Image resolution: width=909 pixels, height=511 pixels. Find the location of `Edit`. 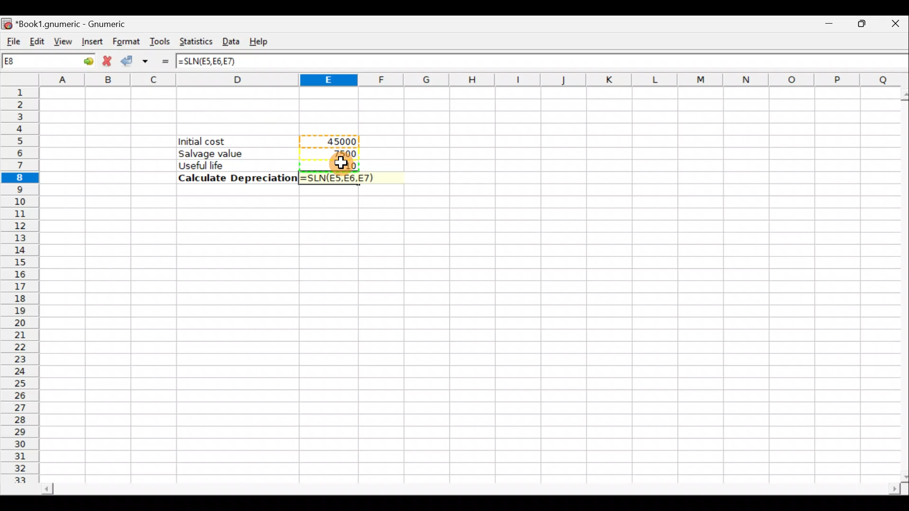

Edit is located at coordinates (37, 39).